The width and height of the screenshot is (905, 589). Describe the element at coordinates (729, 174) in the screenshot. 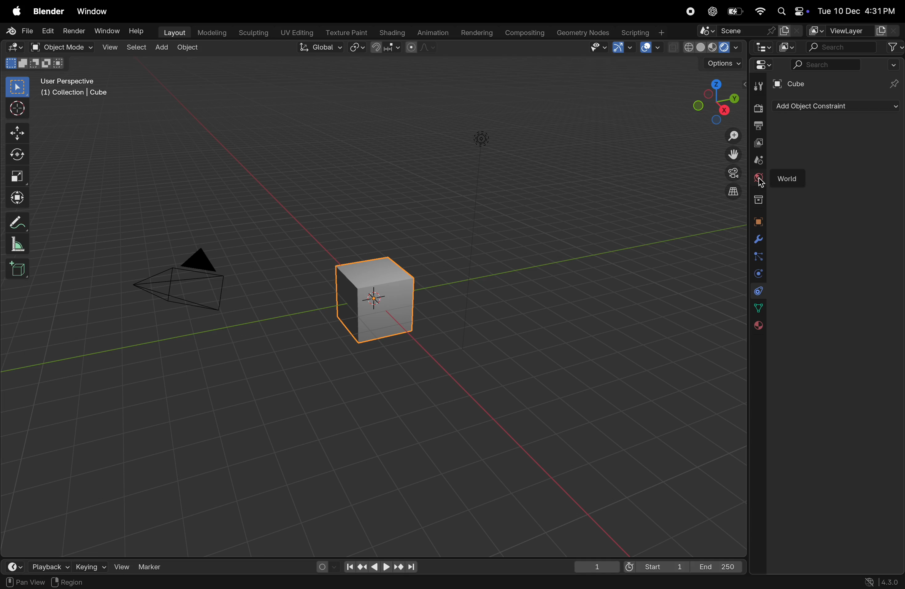

I see `camera` at that location.